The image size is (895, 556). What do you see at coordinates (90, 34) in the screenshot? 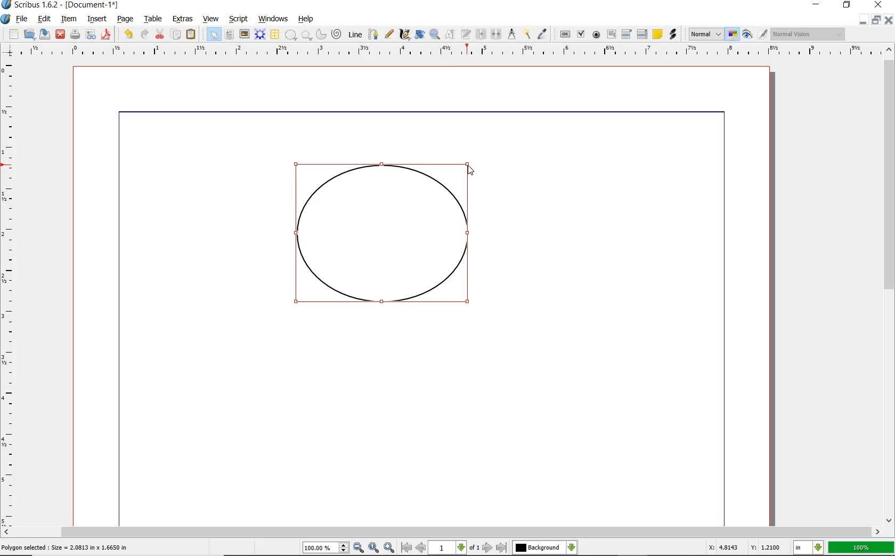
I see `PREFLIGHT VERIFIER` at bounding box center [90, 34].